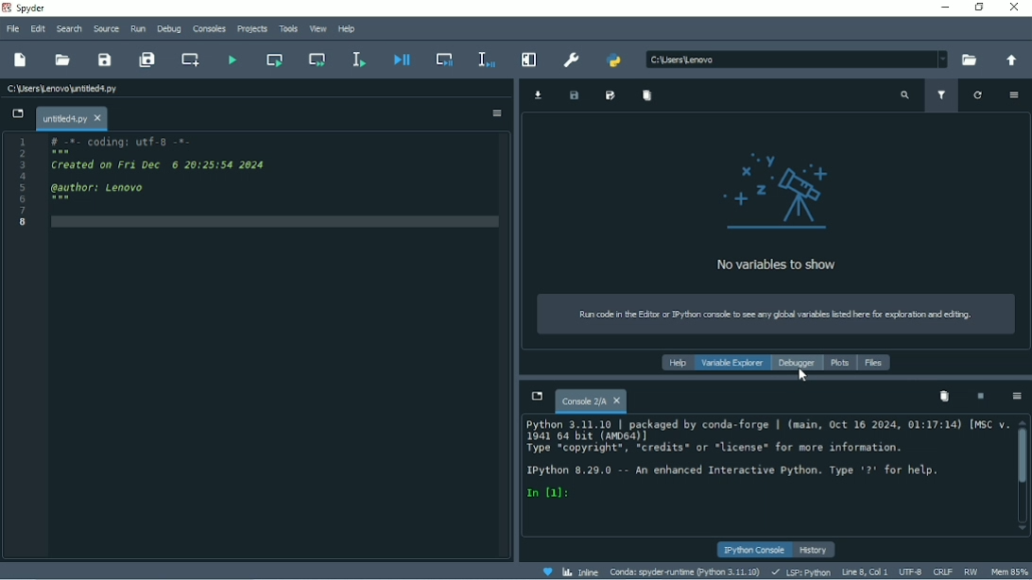  Describe the element at coordinates (977, 95) in the screenshot. I see `Refresh variables` at that location.